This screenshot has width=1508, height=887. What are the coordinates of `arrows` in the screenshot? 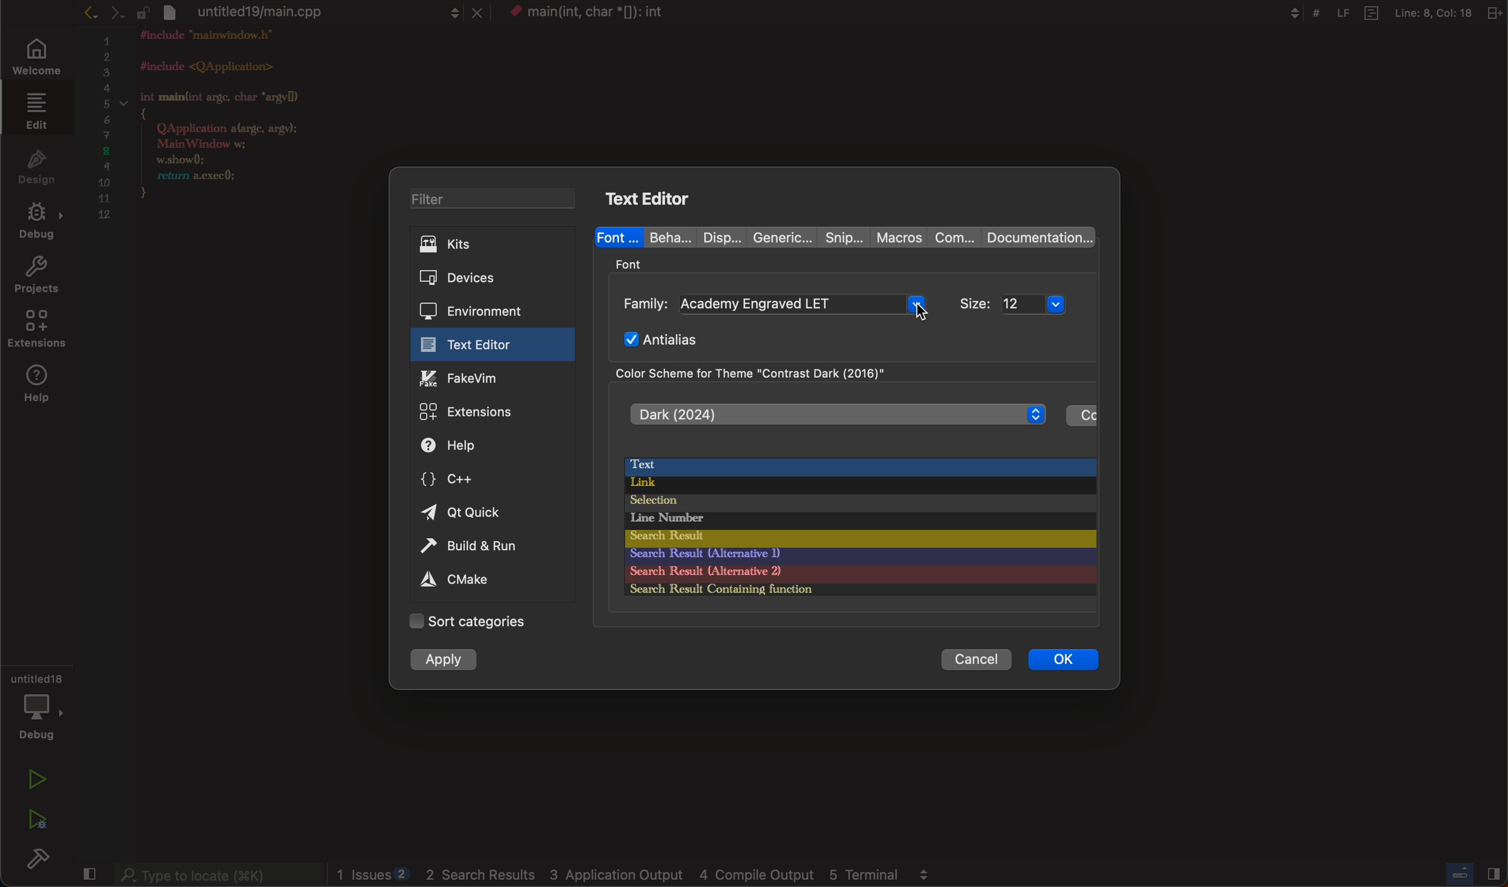 It's located at (114, 13).